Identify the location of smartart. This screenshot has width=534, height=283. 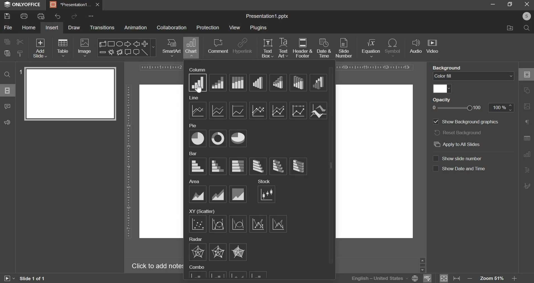
(171, 47).